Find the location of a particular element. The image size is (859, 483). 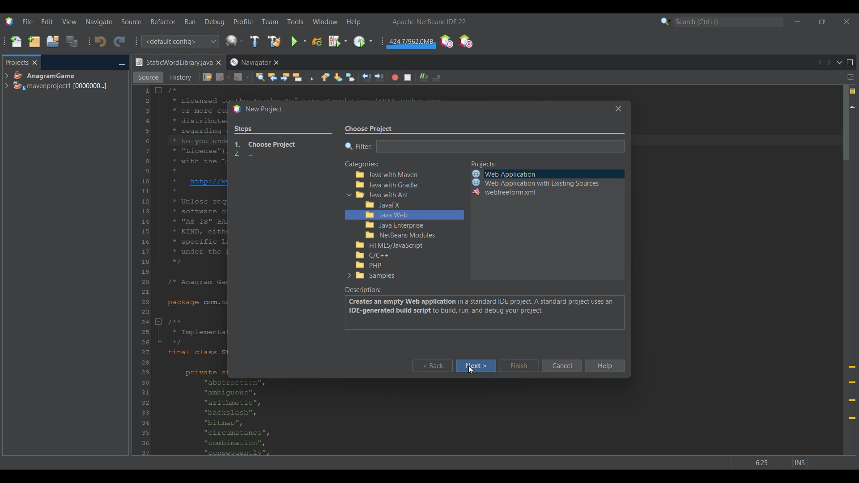

Undo is located at coordinates (100, 42).